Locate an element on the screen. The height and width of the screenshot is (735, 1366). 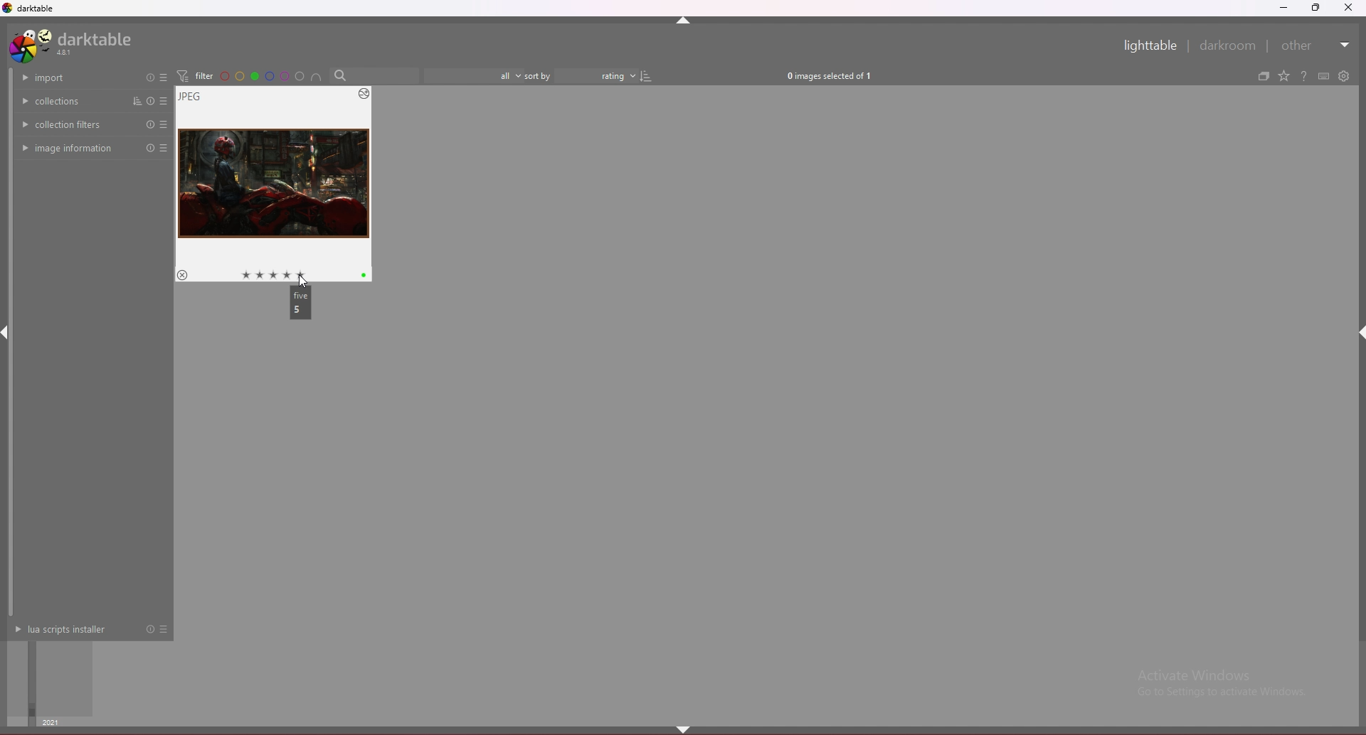
close is located at coordinates (1349, 7).